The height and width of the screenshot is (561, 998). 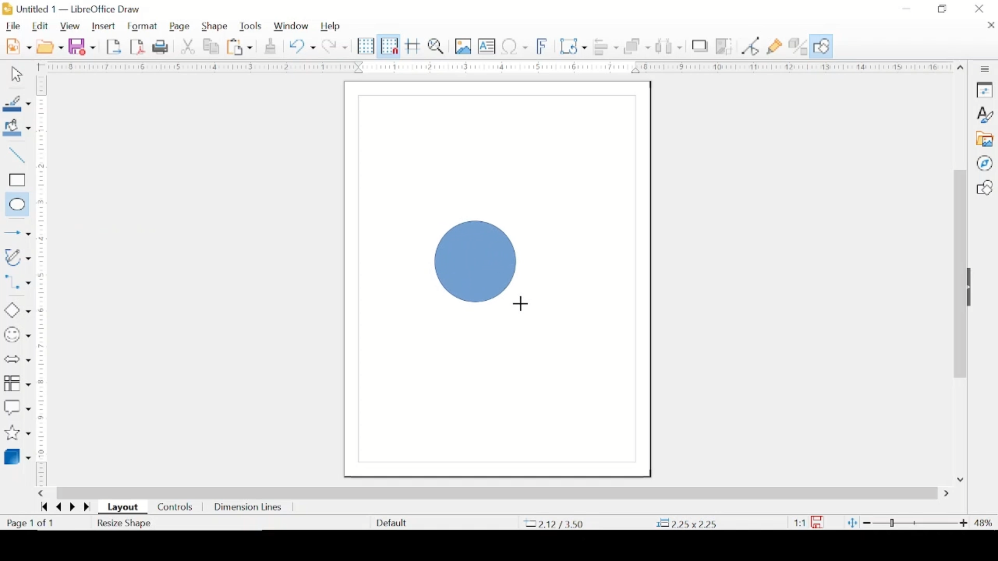 What do you see at coordinates (388, 46) in the screenshot?
I see `snap to grid` at bounding box center [388, 46].